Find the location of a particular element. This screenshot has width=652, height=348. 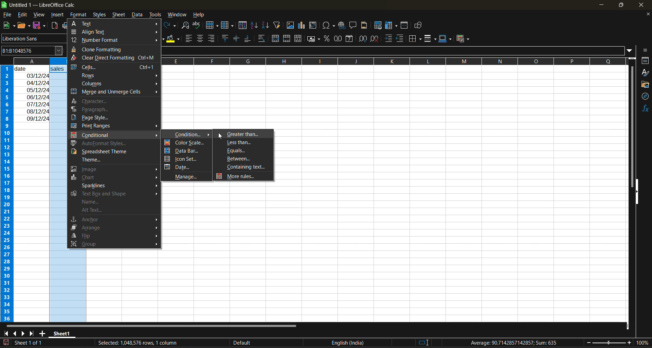

print is located at coordinates (65, 26).